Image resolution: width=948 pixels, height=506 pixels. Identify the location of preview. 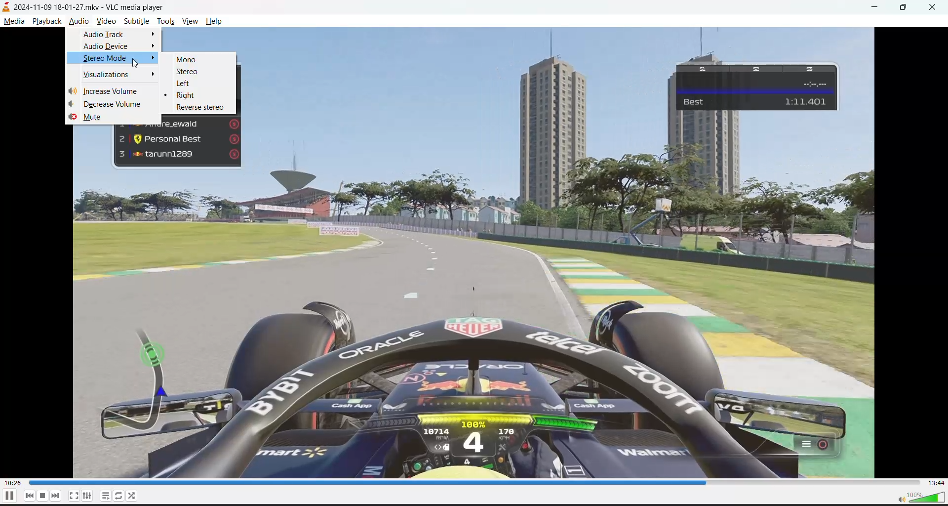
(779, 45).